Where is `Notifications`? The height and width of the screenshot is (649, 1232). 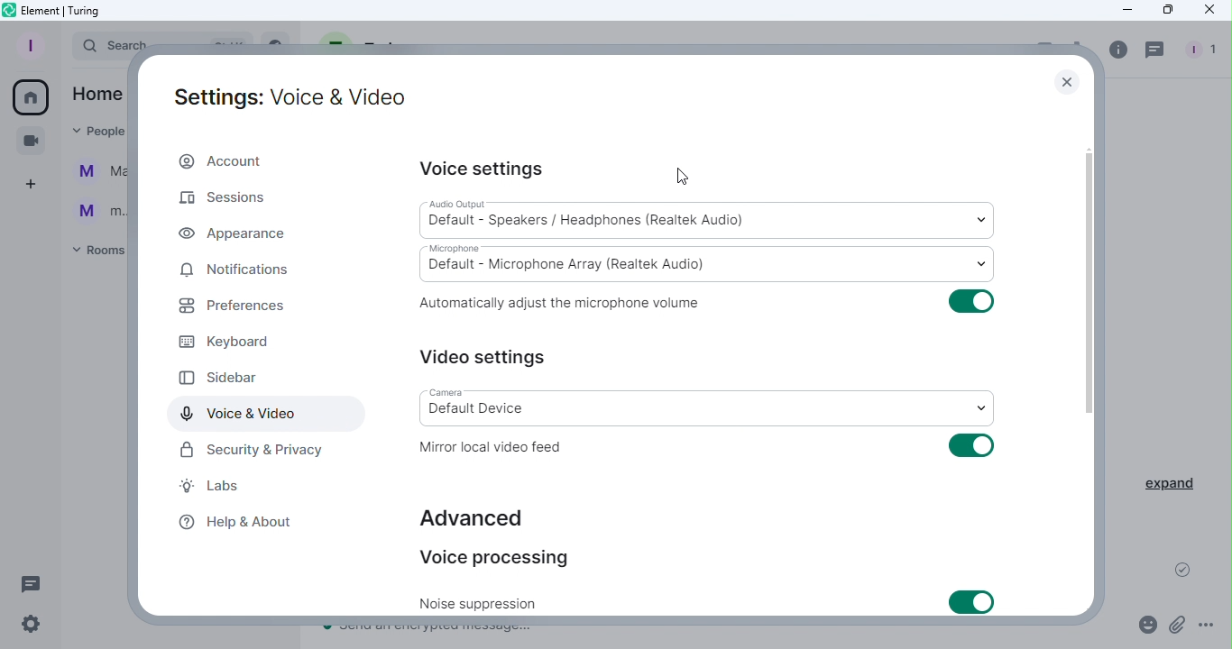 Notifications is located at coordinates (237, 271).